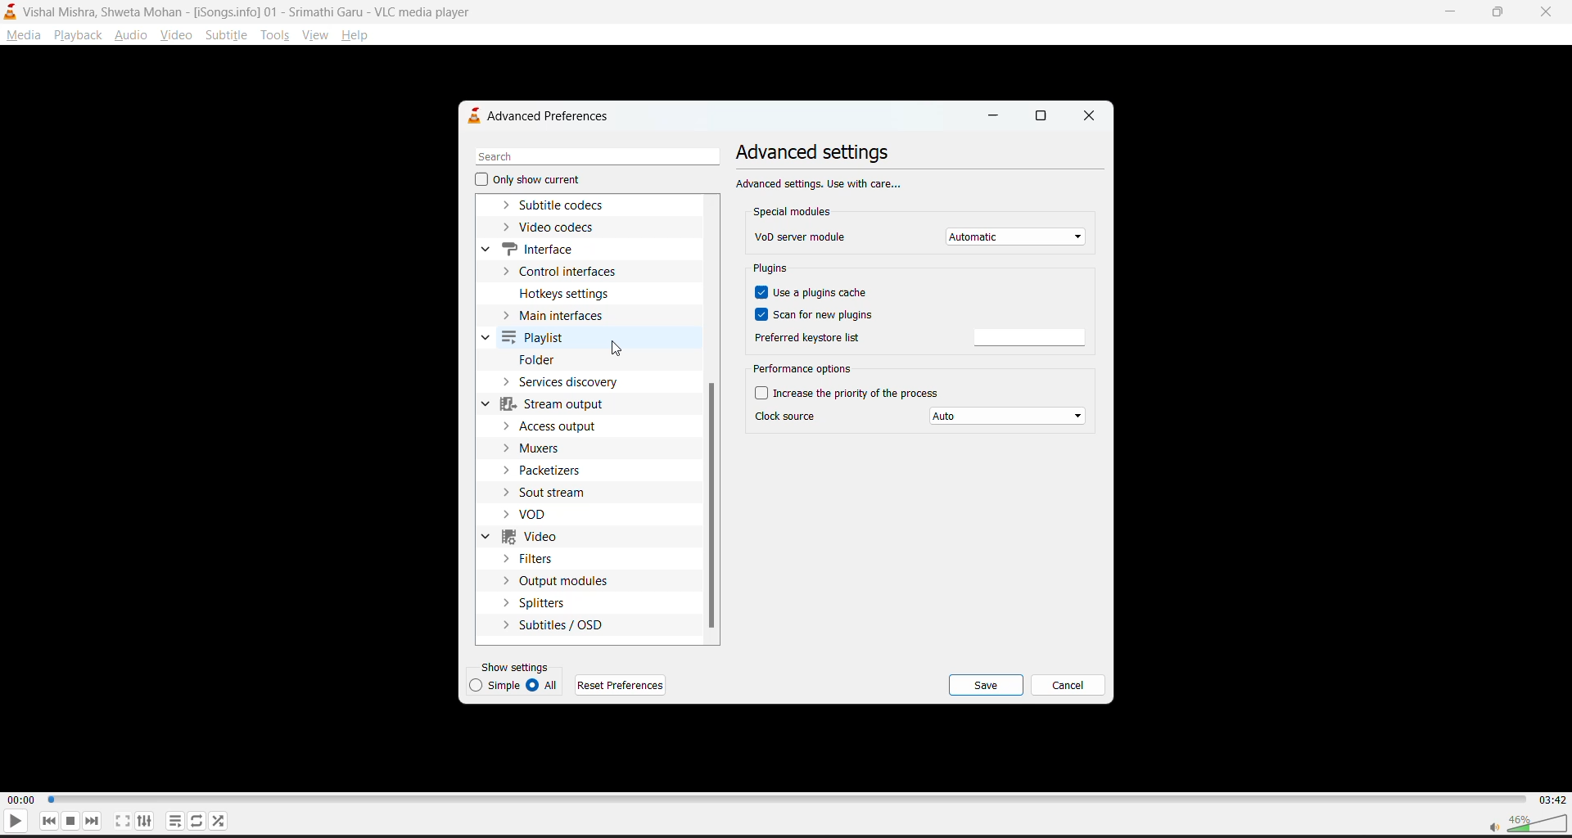  What do you see at coordinates (803, 369) in the screenshot?
I see `performance options` at bounding box center [803, 369].